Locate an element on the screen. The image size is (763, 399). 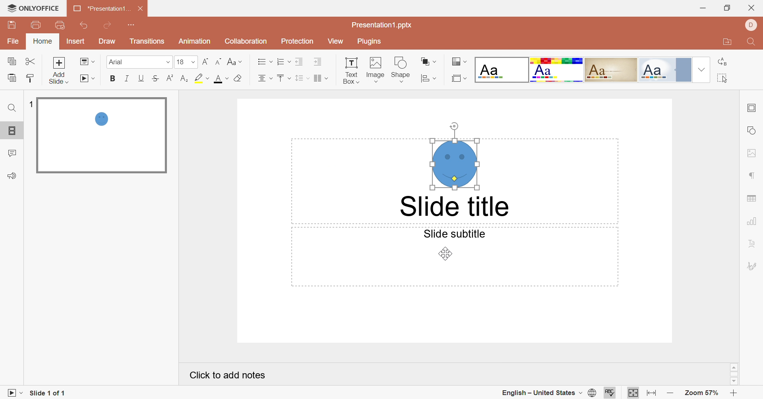
Slide 1 of 1 is located at coordinates (49, 392).